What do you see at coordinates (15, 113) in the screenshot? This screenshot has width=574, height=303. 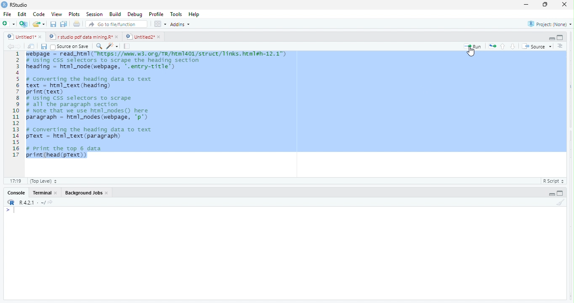 I see `1
2
3
a
5
6
7
H
9
10
11
12
13
14
15
16
17
18
19
20` at bounding box center [15, 113].